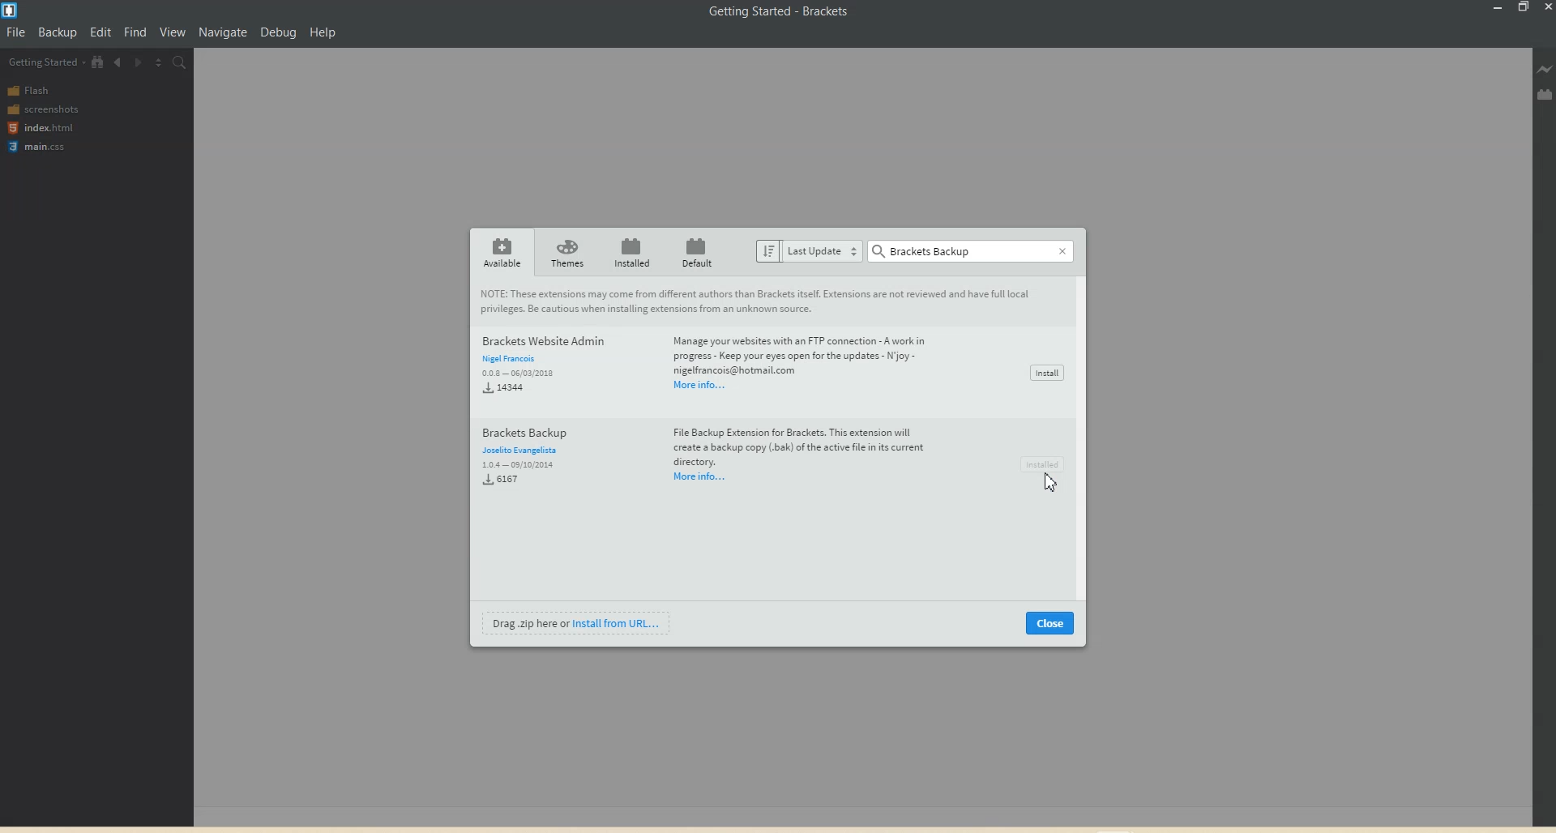 The image size is (1556, 833). Describe the element at coordinates (762, 302) in the screenshot. I see `These extensions may come from different authors than Brackets itself. Extensions are not reviewed and have full local privileges. Be cautious when installing extensions from an unknown source.` at that location.